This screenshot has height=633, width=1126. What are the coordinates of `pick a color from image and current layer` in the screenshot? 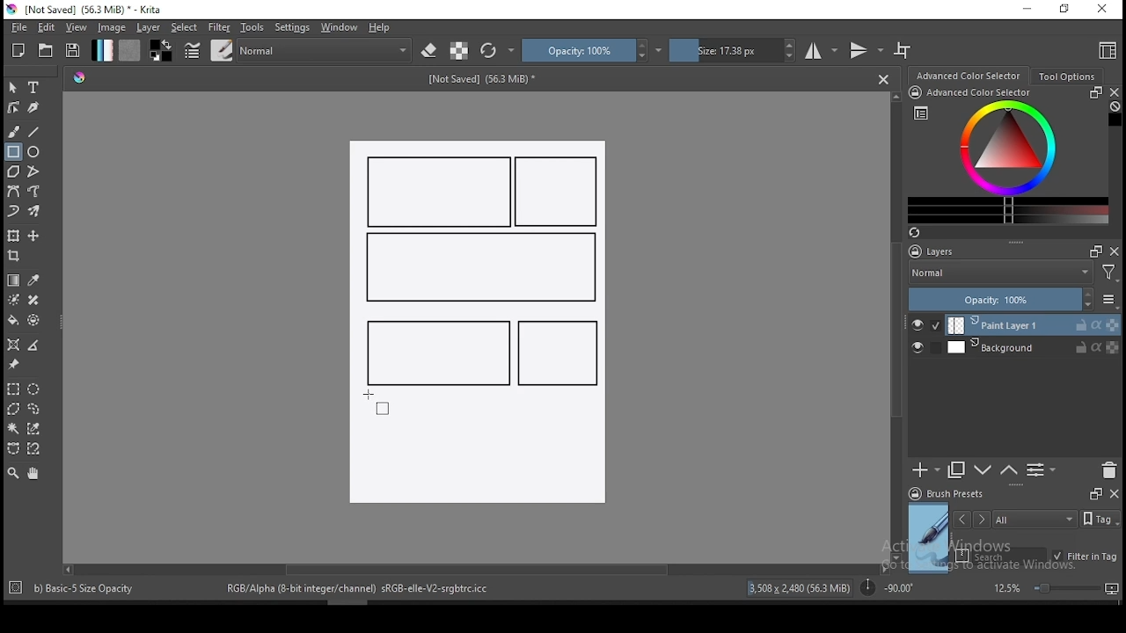 It's located at (34, 280).